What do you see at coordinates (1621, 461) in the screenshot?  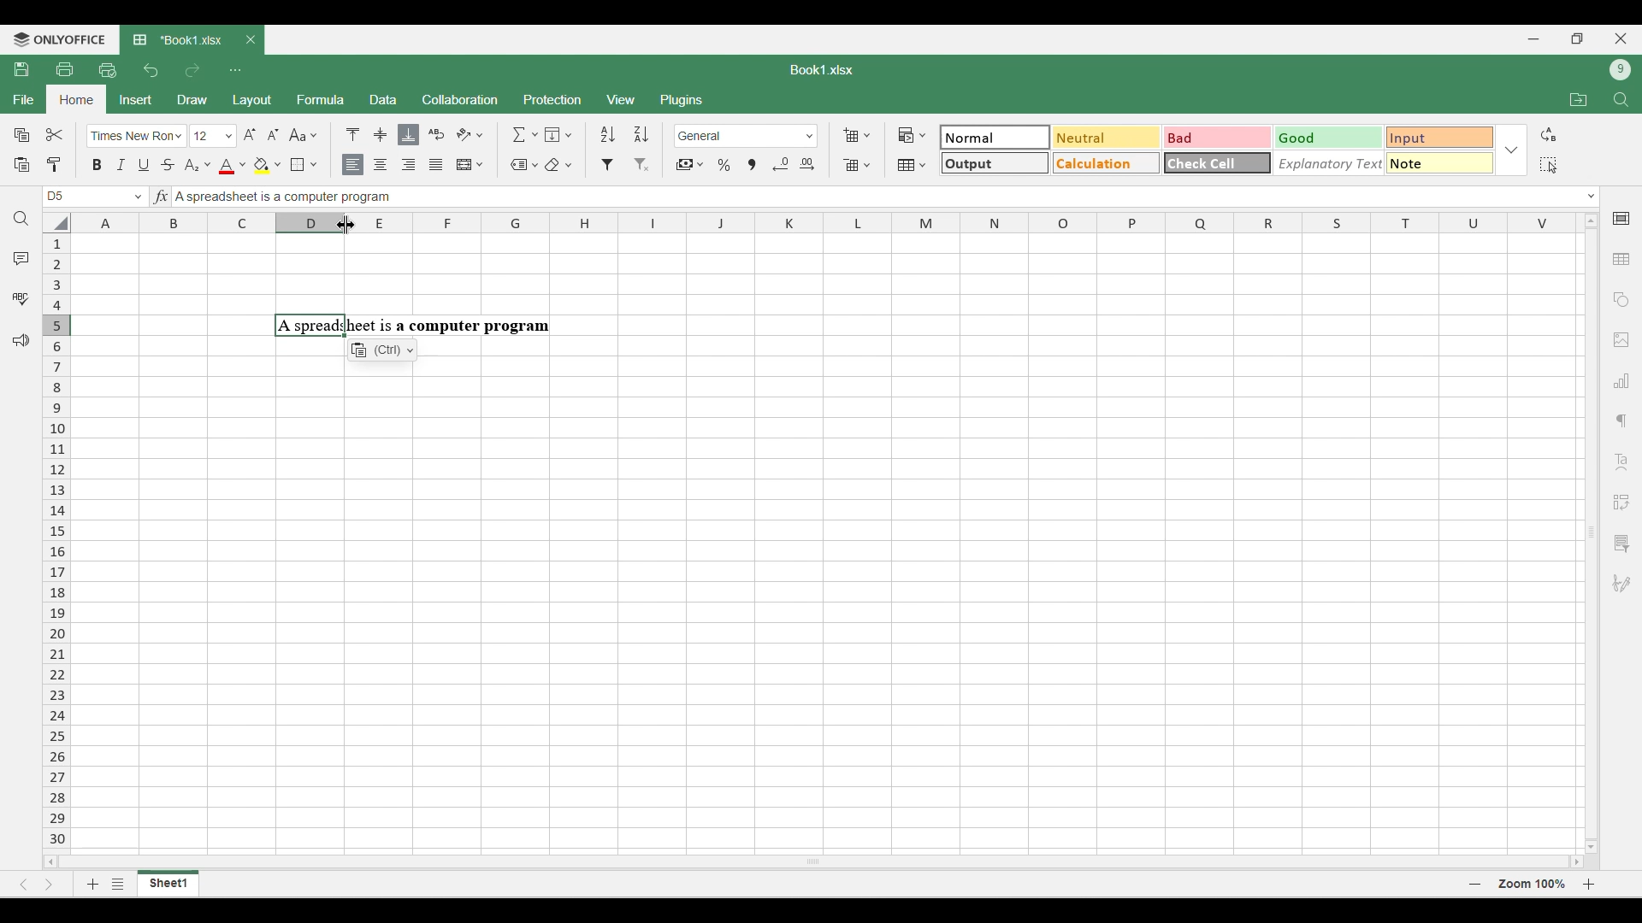 I see `Text alignment` at bounding box center [1621, 461].